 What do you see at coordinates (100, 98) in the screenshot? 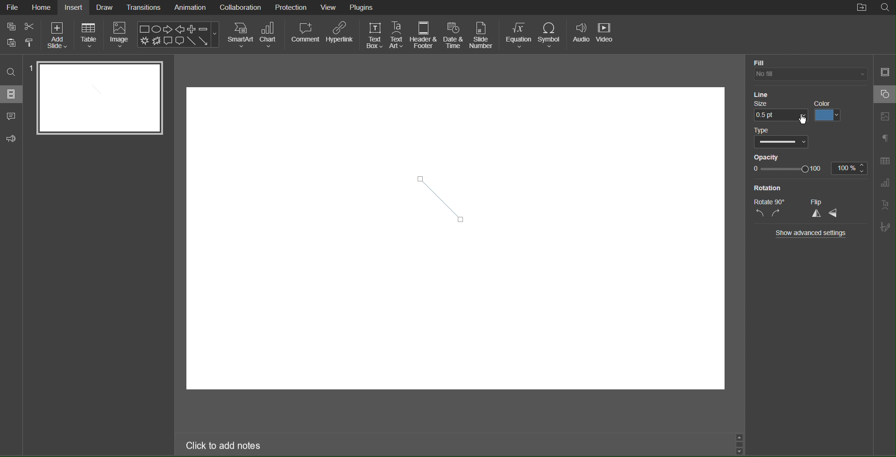
I see `Slide 1` at bounding box center [100, 98].